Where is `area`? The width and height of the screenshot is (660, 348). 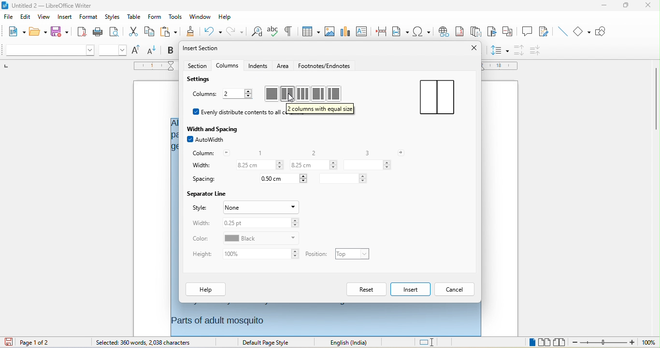
area is located at coordinates (284, 66).